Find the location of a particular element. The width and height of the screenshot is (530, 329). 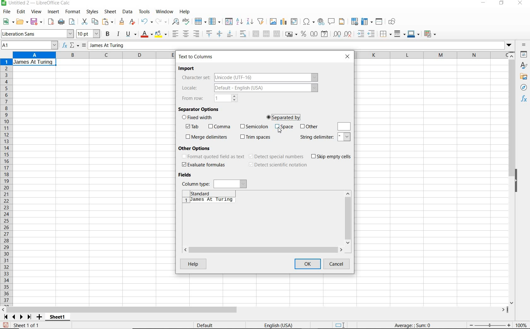

background color is located at coordinates (161, 34).